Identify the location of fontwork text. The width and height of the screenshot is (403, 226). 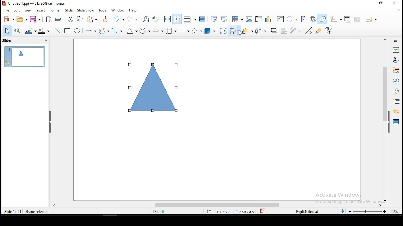
(301, 19).